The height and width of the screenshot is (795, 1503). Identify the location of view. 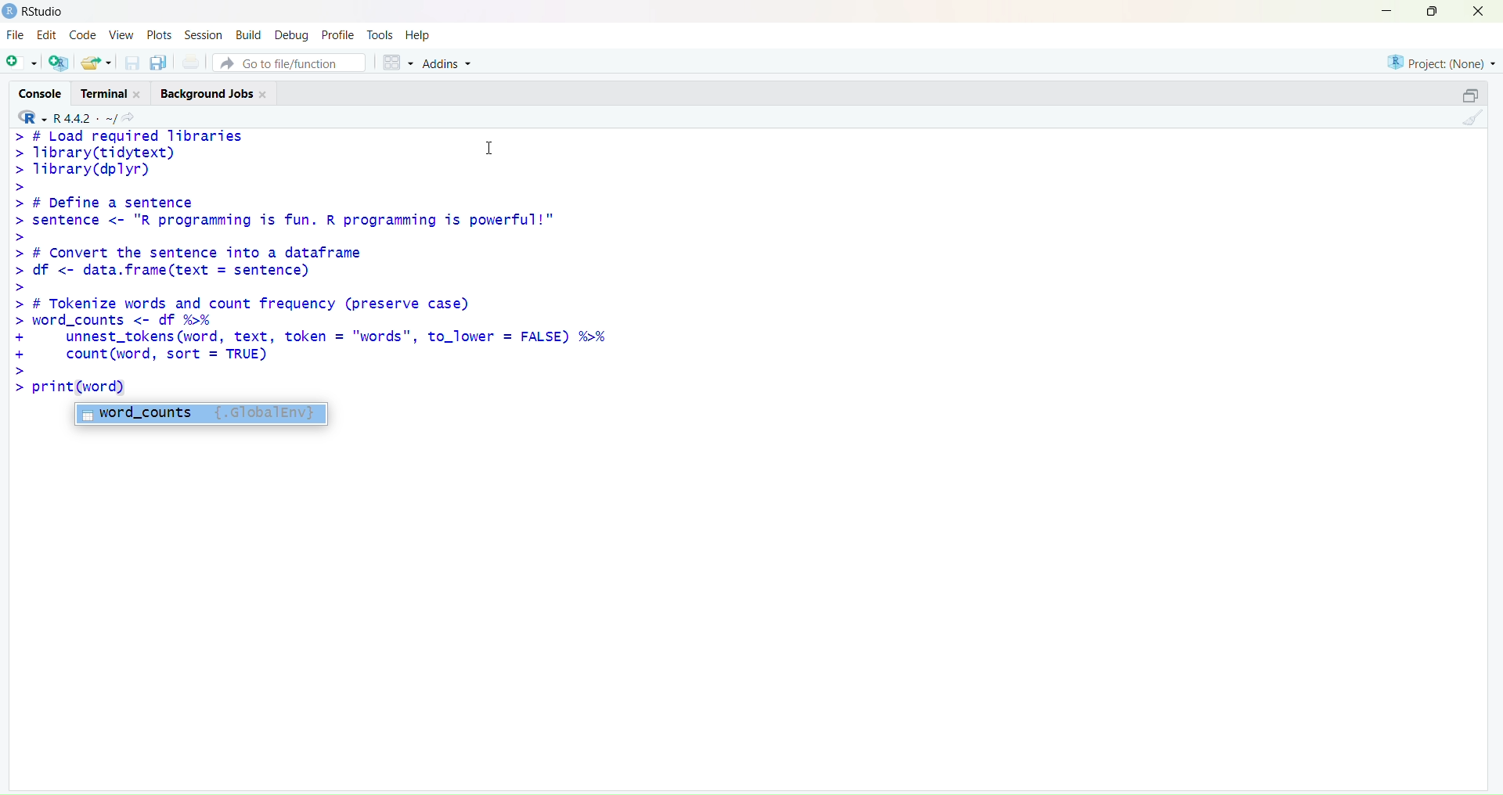
(123, 34).